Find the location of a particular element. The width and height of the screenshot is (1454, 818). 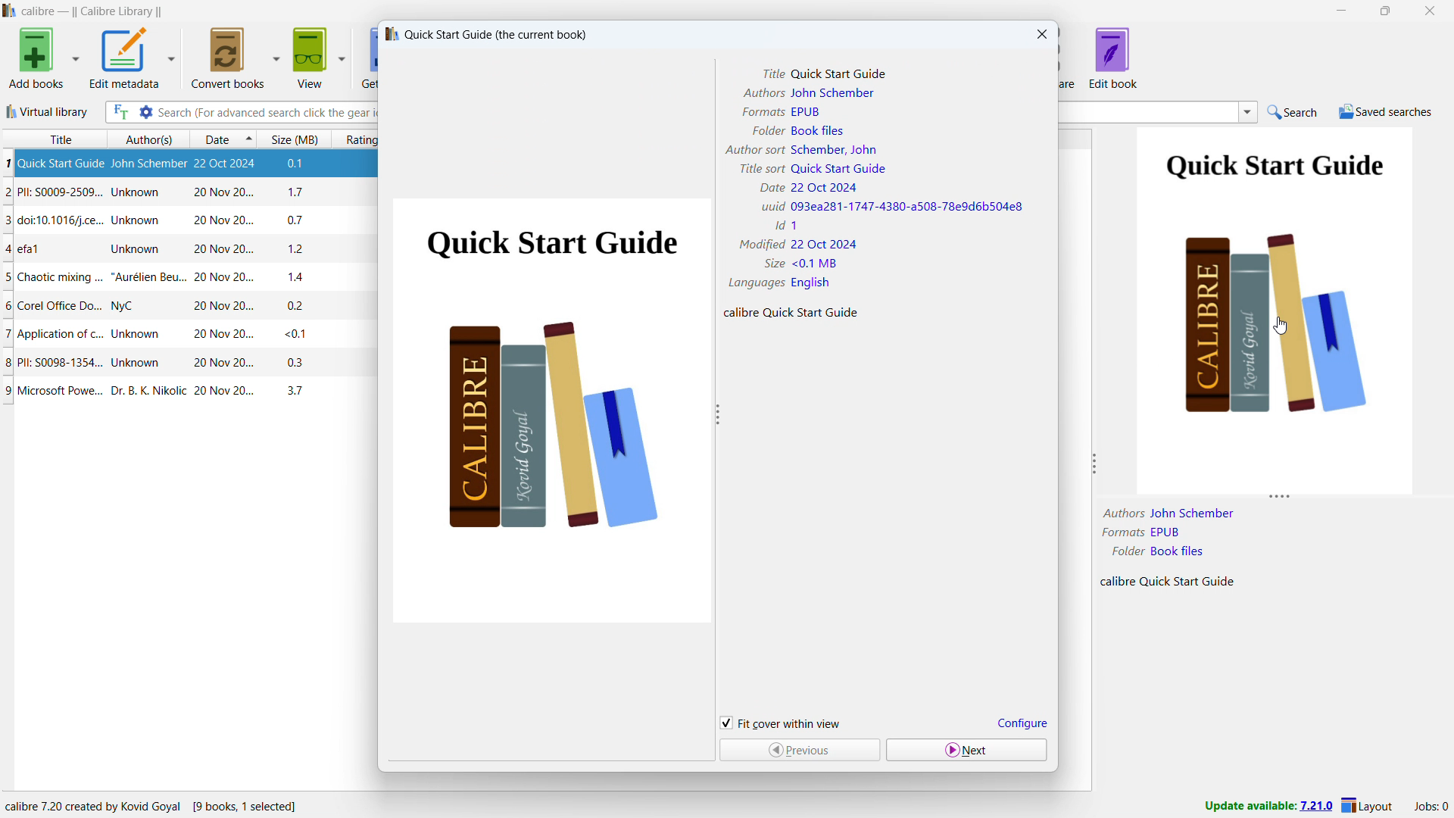

Languages is located at coordinates (754, 283).